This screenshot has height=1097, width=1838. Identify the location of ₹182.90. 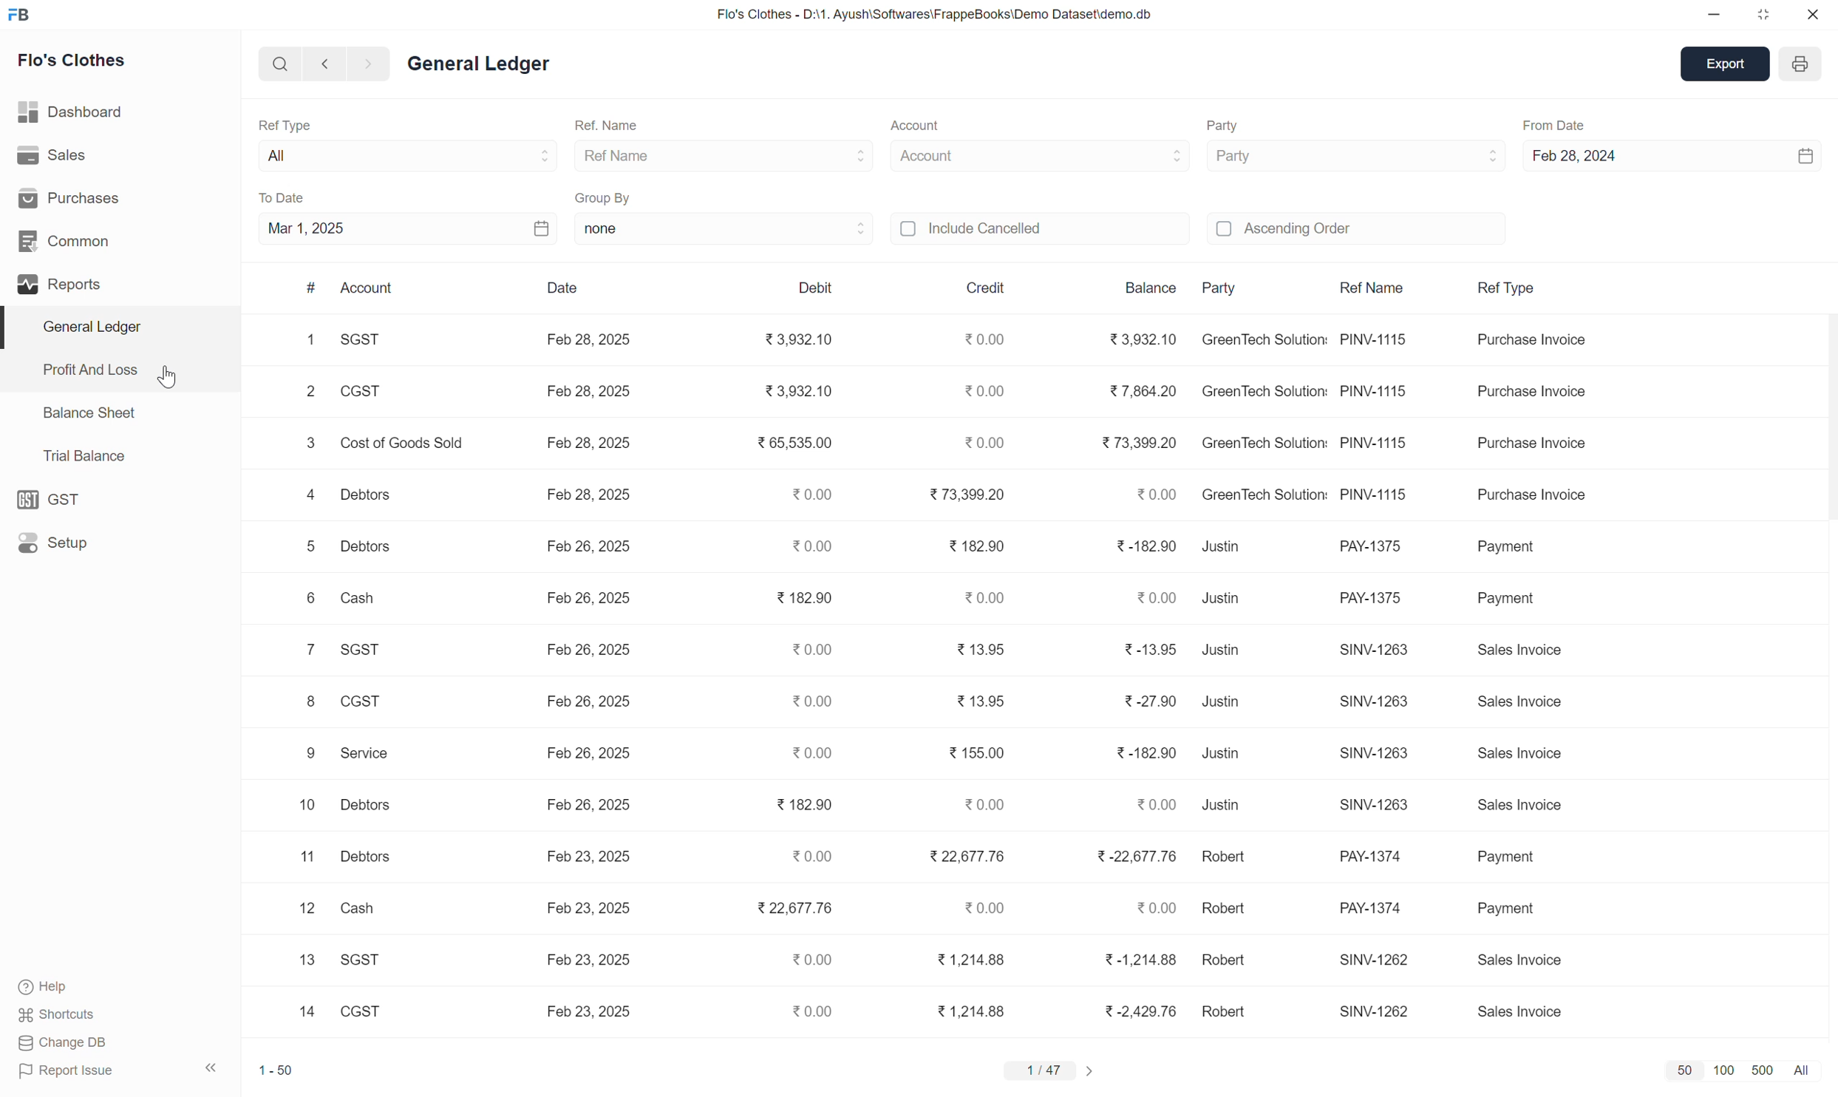
(804, 597).